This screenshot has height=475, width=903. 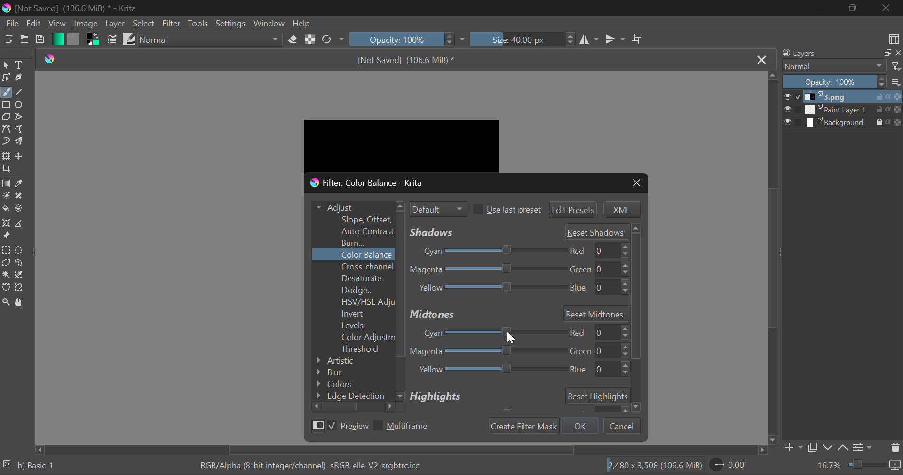 I want to click on Paint Layer 1, so click(x=843, y=109).